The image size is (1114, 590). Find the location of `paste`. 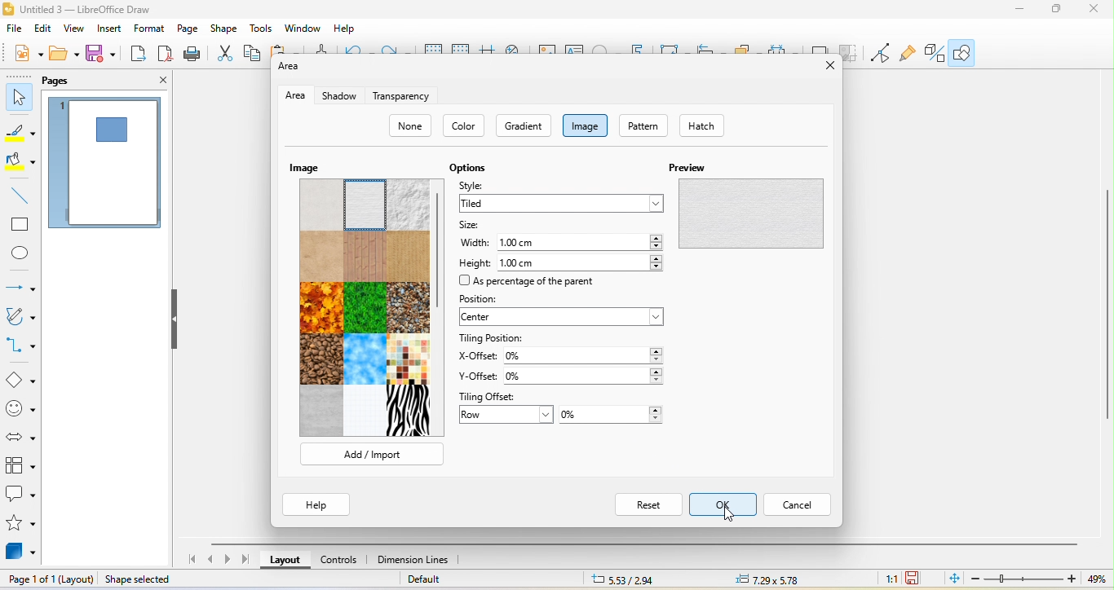

paste is located at coordinates (288, 51).